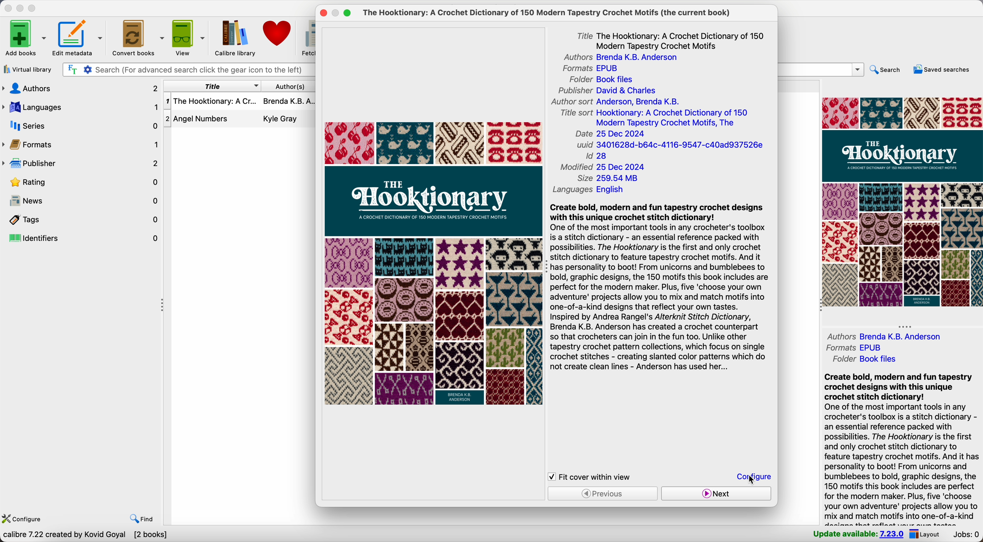  What do you see at coordinates (87, 183) in the screenshot?
I see `rating` at bounding box center [87, 183].